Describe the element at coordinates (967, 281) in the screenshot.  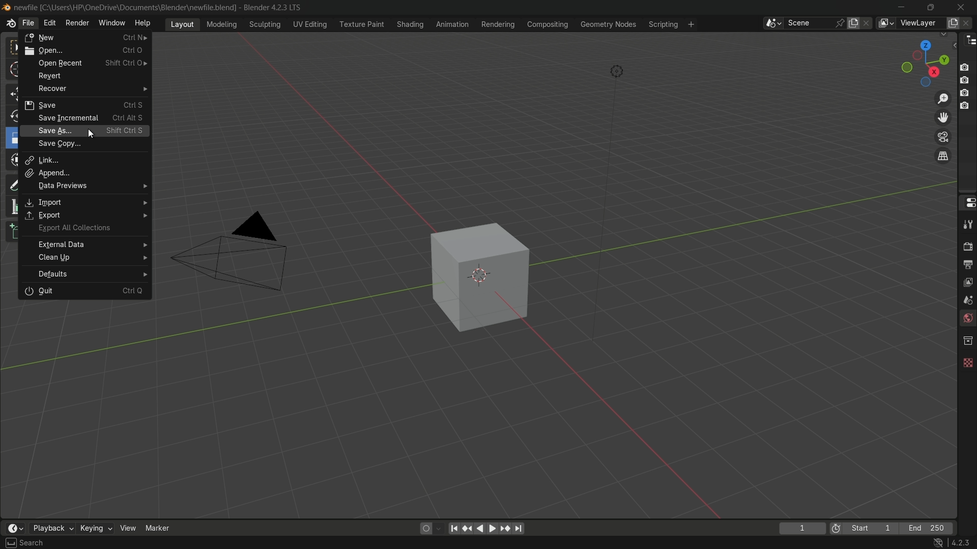
I see `view layer` at that location.